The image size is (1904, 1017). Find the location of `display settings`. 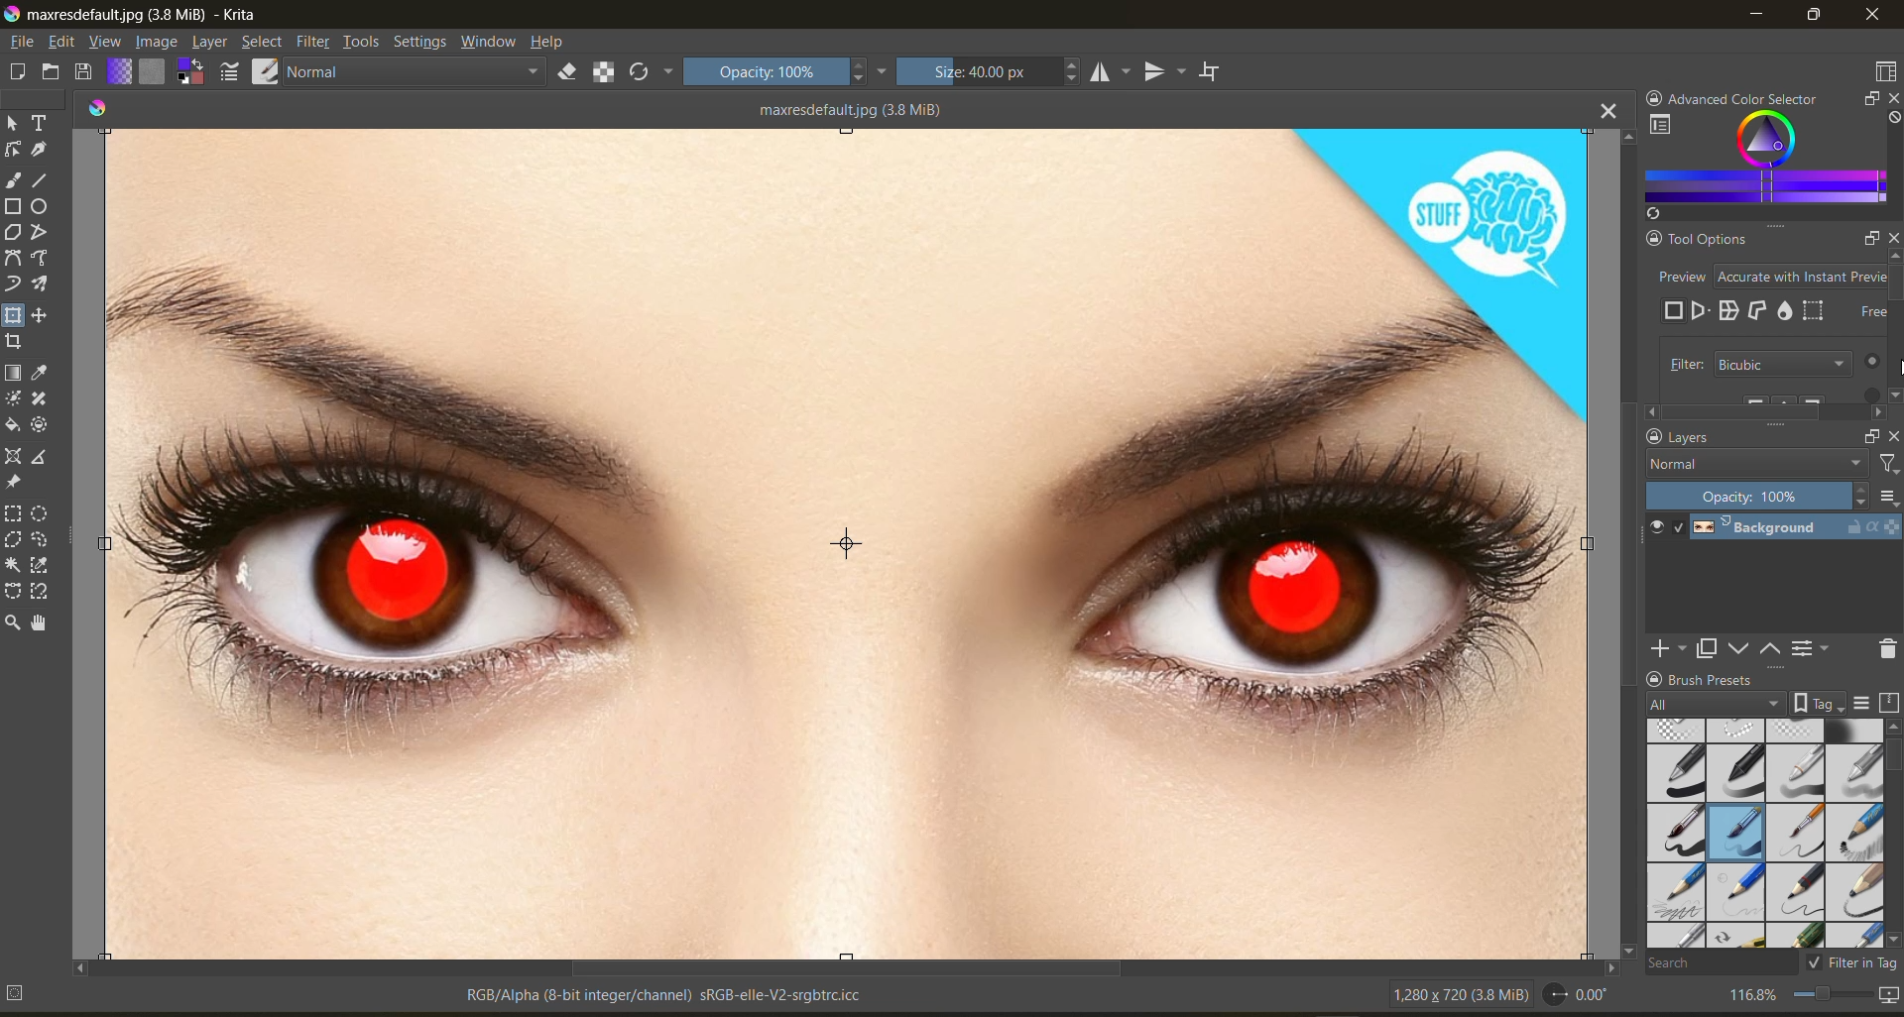

display settings is located at coordinates (1863, 701).